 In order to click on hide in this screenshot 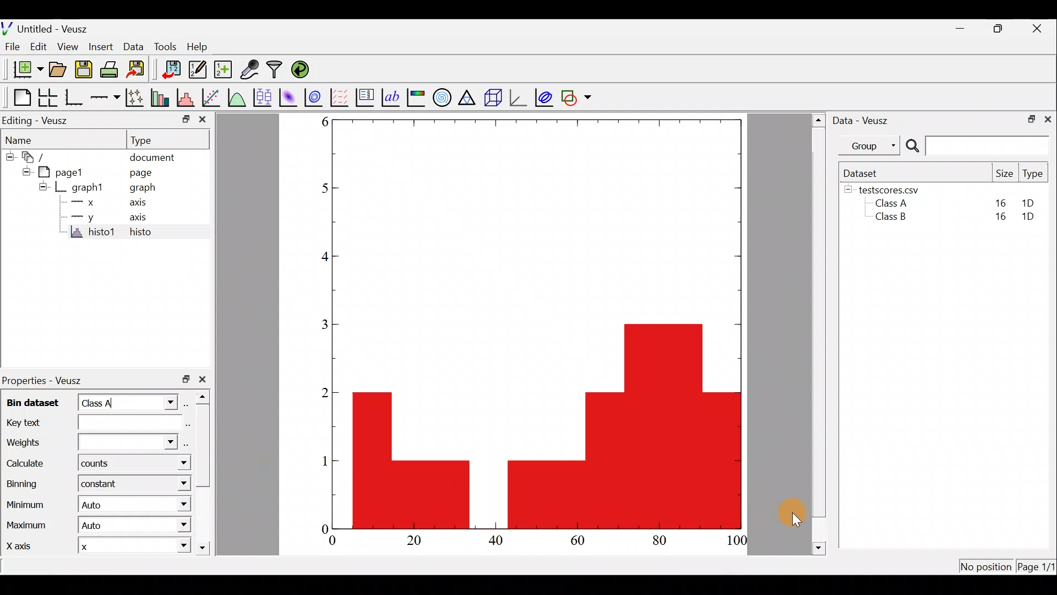, I will do `click(9, 157)`.